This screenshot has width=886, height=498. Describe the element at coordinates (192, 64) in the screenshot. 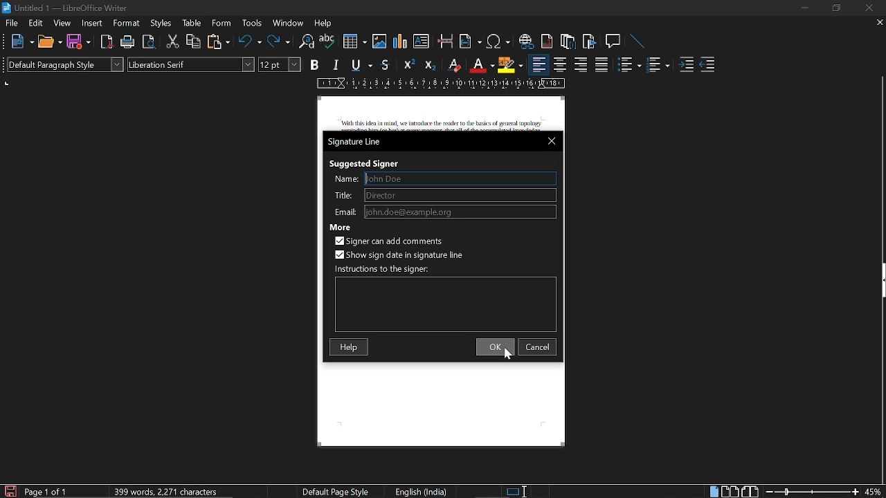

I see `text style` at that location.